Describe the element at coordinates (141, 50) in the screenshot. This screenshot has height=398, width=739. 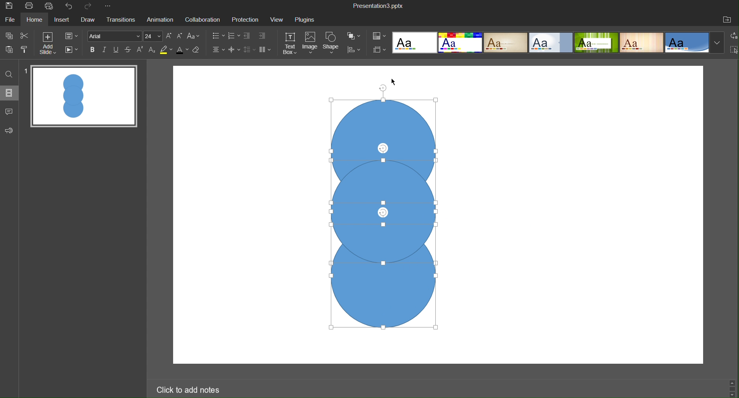
I see `Superscript` at that location.